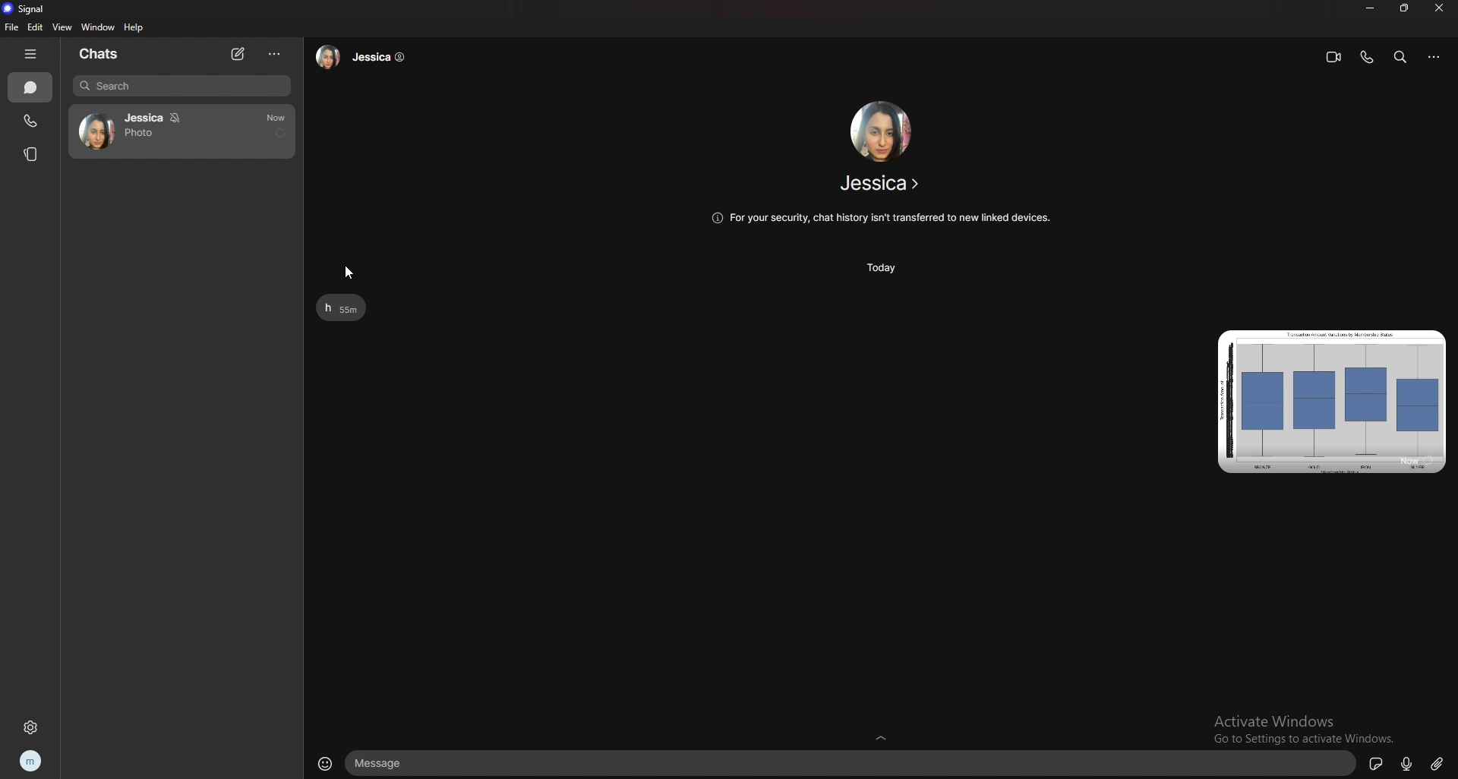  Describe the element at coordinates (880, 218) in the screenshot. I see `info` at that location.